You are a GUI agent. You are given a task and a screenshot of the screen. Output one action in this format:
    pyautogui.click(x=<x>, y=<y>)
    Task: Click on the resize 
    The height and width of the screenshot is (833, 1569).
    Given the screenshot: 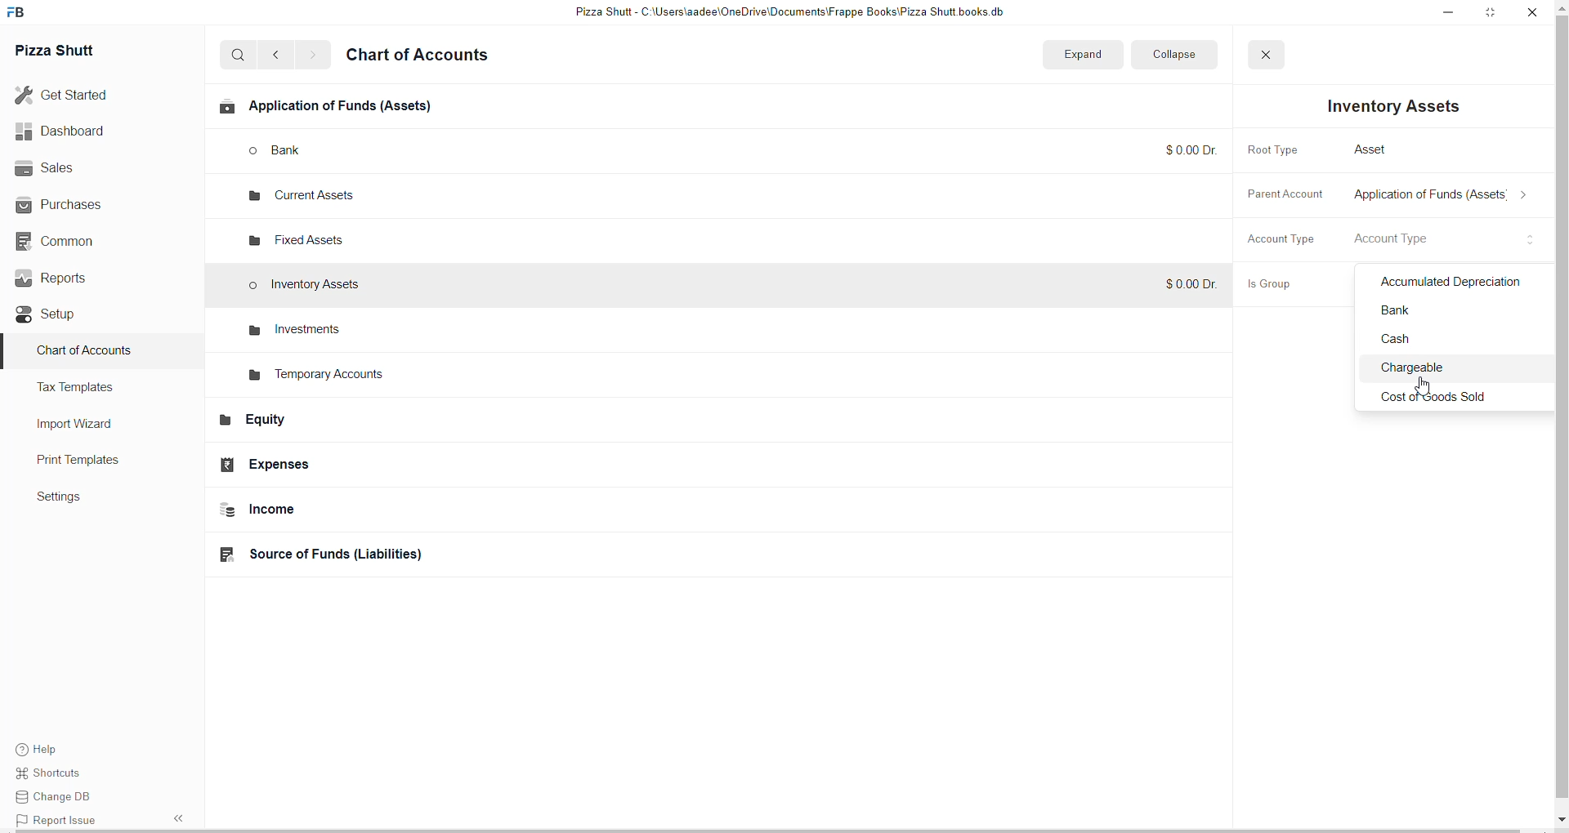 What is the action you would take?
    pyautogui.click(x=1488, y=14)
    